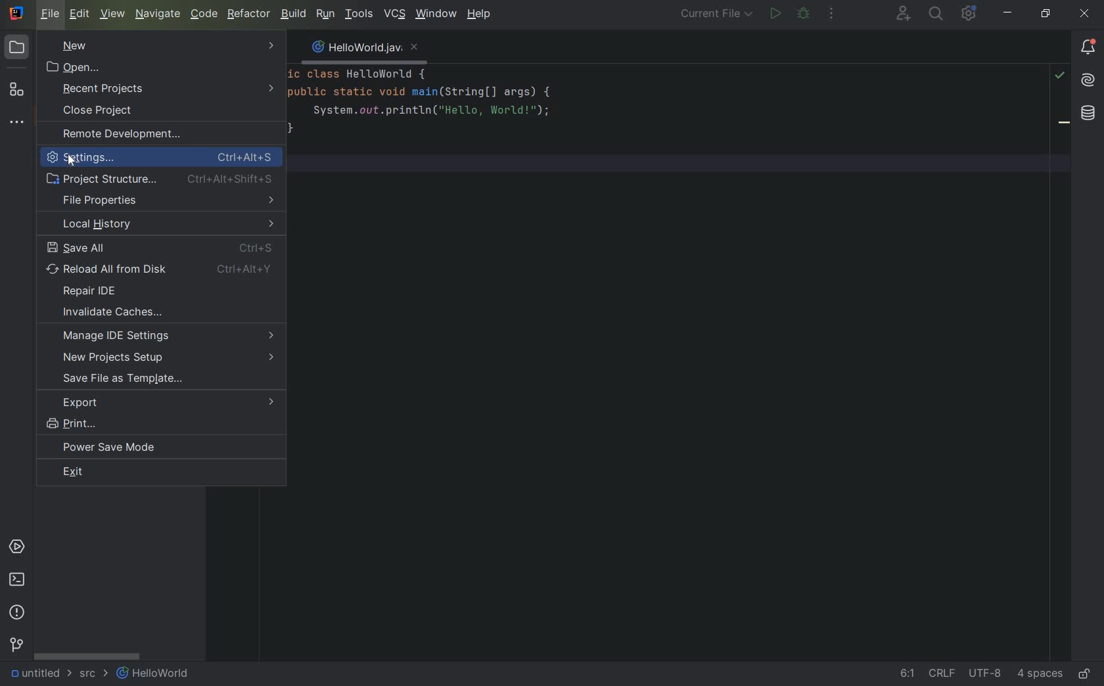 Image resolution: width=1104 pixels, height=686 pixels. Describe the element at coordinates (156, 448) in the screenshot. I see `power save mode` at that location.